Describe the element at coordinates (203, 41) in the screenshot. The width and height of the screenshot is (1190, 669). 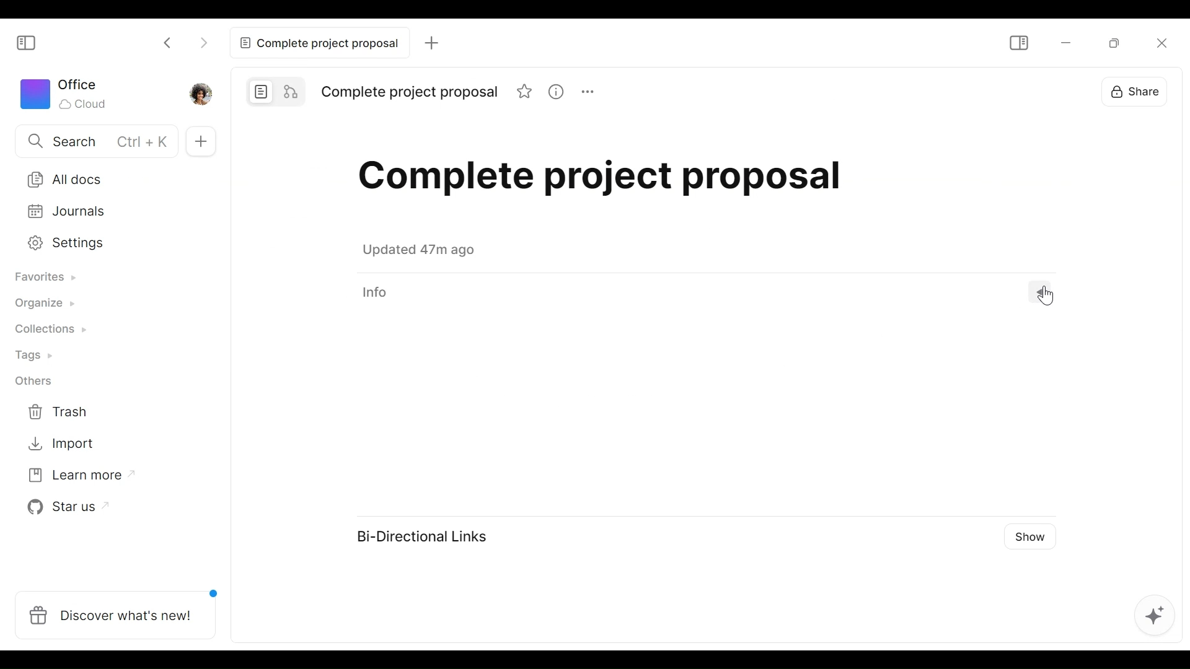
I see `Click to go forward` at that location.